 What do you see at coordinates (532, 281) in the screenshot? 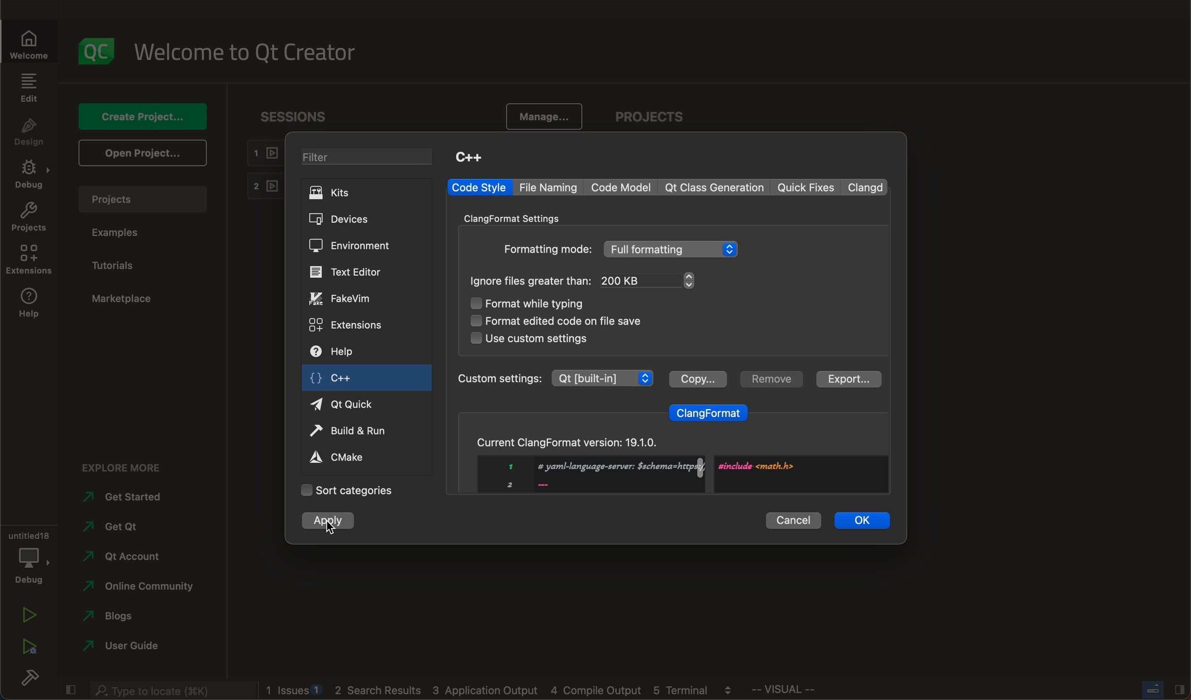
I see `ignore files` at bounding box center [532, 281].